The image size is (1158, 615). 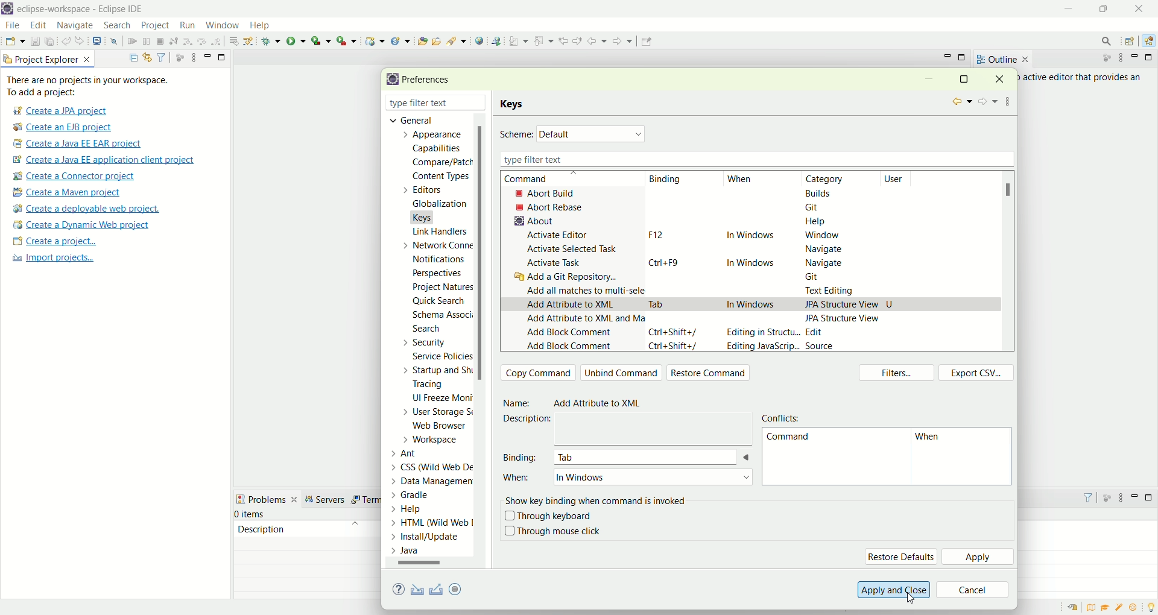 What do you see at coordinates (432, 523) in the screenshot?
I see `> HTML (Wild Web |` at bounding box center [432, 523].